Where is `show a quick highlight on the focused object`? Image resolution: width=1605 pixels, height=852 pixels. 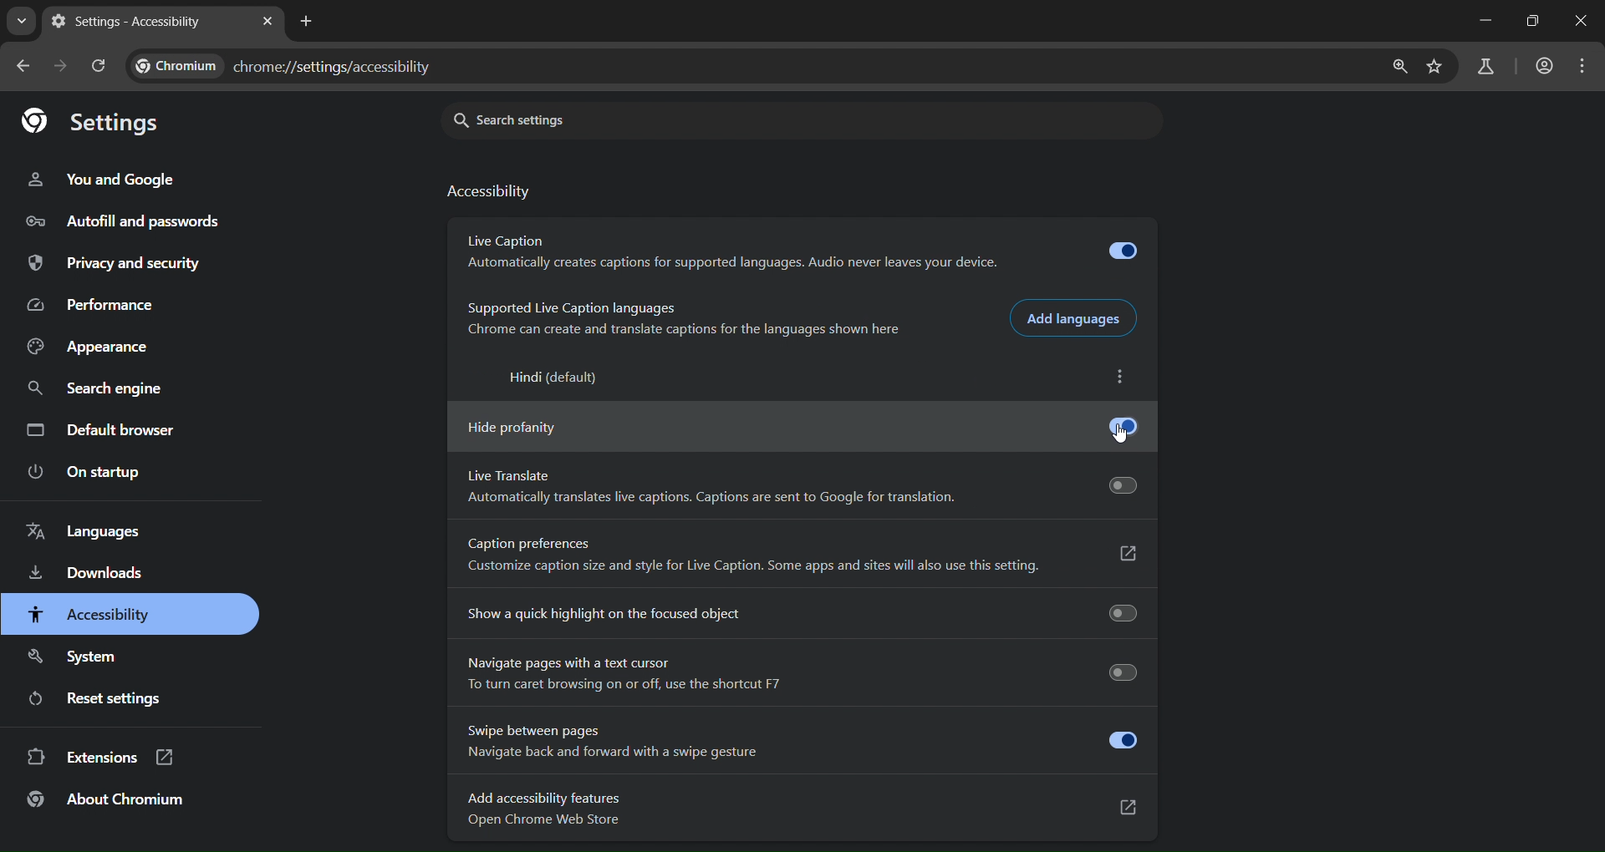 show a quick highlight on the focused object is located at coordinates (799, 611).